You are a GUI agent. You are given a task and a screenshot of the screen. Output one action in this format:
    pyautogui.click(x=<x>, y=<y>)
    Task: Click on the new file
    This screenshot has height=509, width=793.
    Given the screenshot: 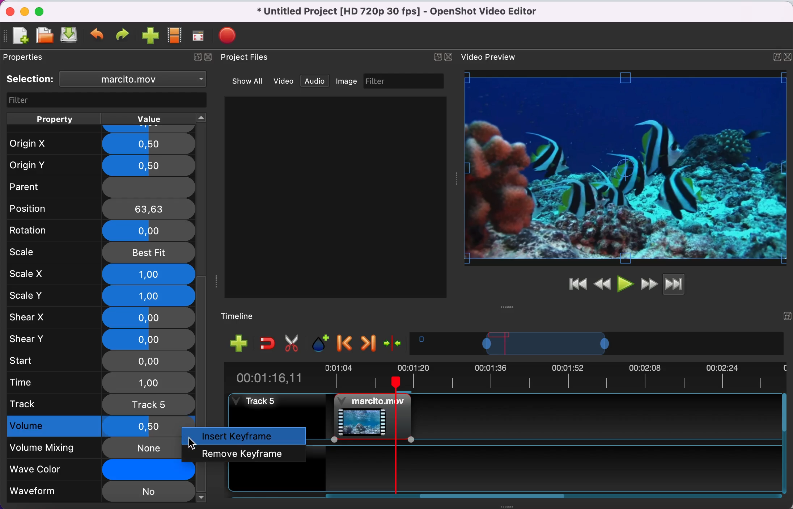 What is the action you would take?
    pyautogui.click(x=20, y=35)
    